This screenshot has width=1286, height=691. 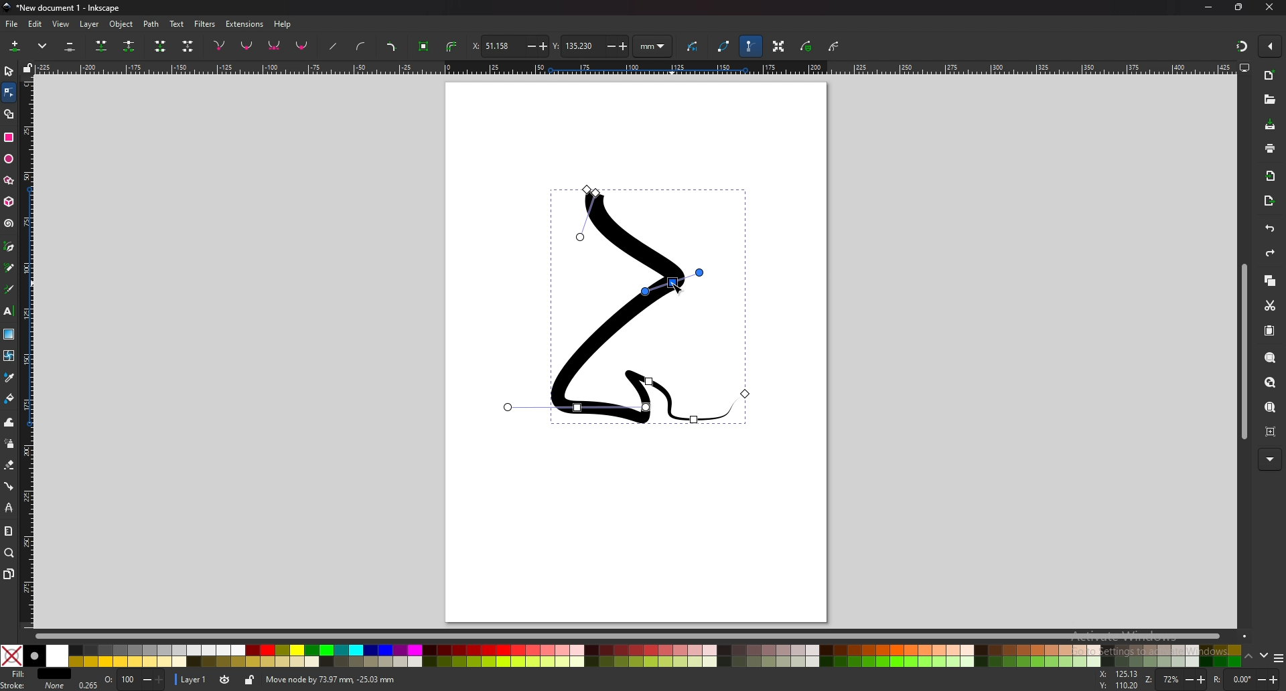 What do you see at coordinates (1269, 383) in the screenshot?
I see `zoom drawing` at bounding box center [1269, 383].